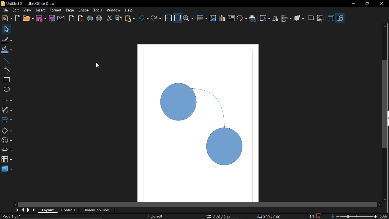  What do you see at coordinates (6, 130) in the screenshot?
I see `Basic shapes` at bounding box center [6, 130].